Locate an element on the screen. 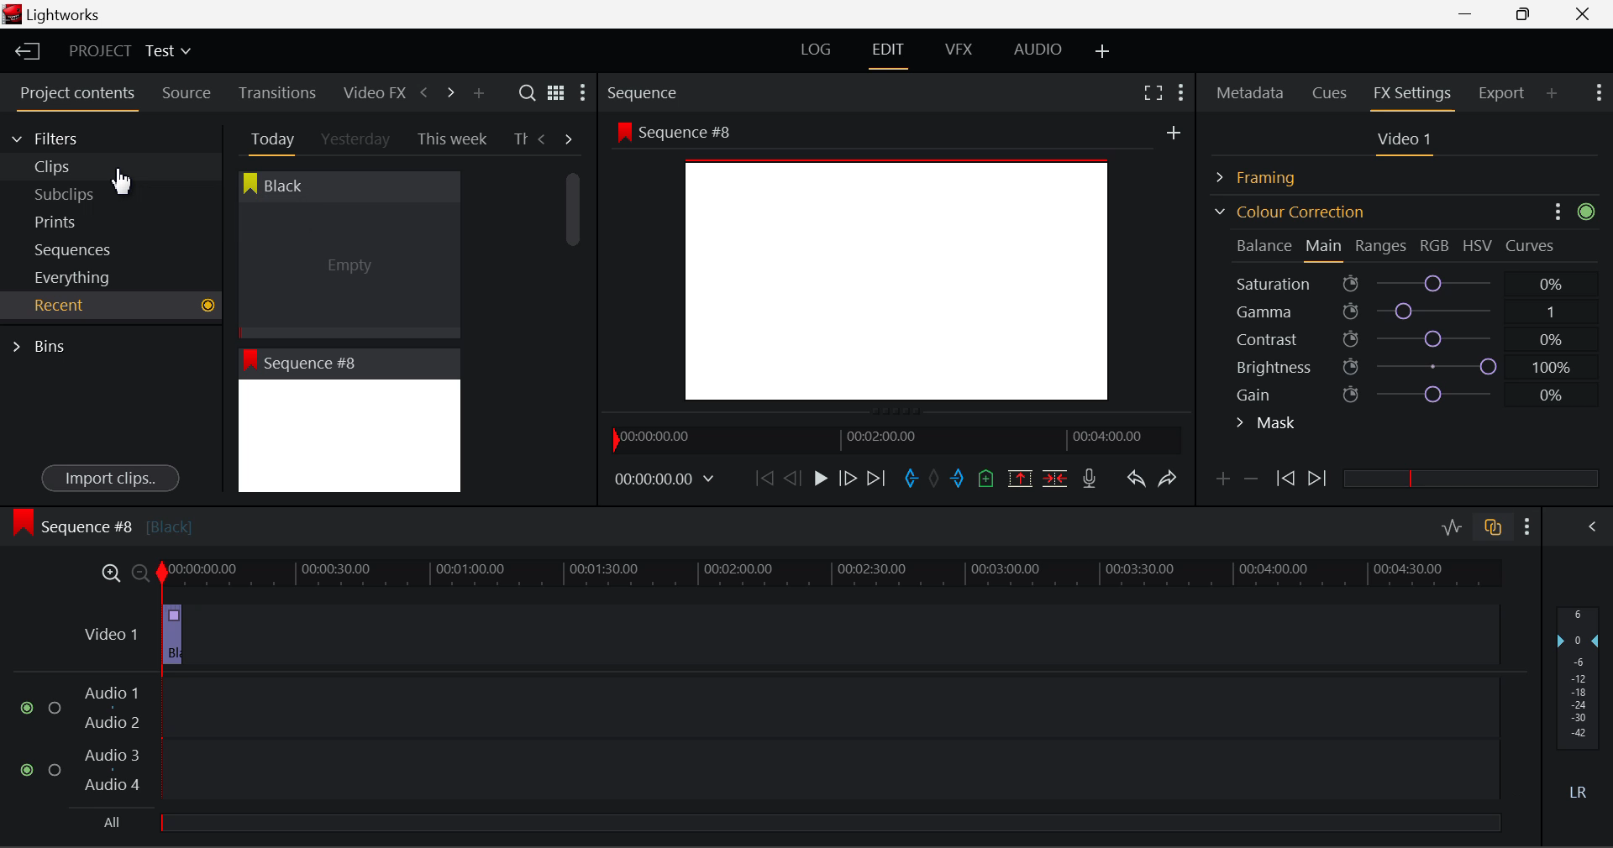 Image resolution: width=1613 pixels, height=848 pixels. Previous Tab is located at coordinates (544, 139).